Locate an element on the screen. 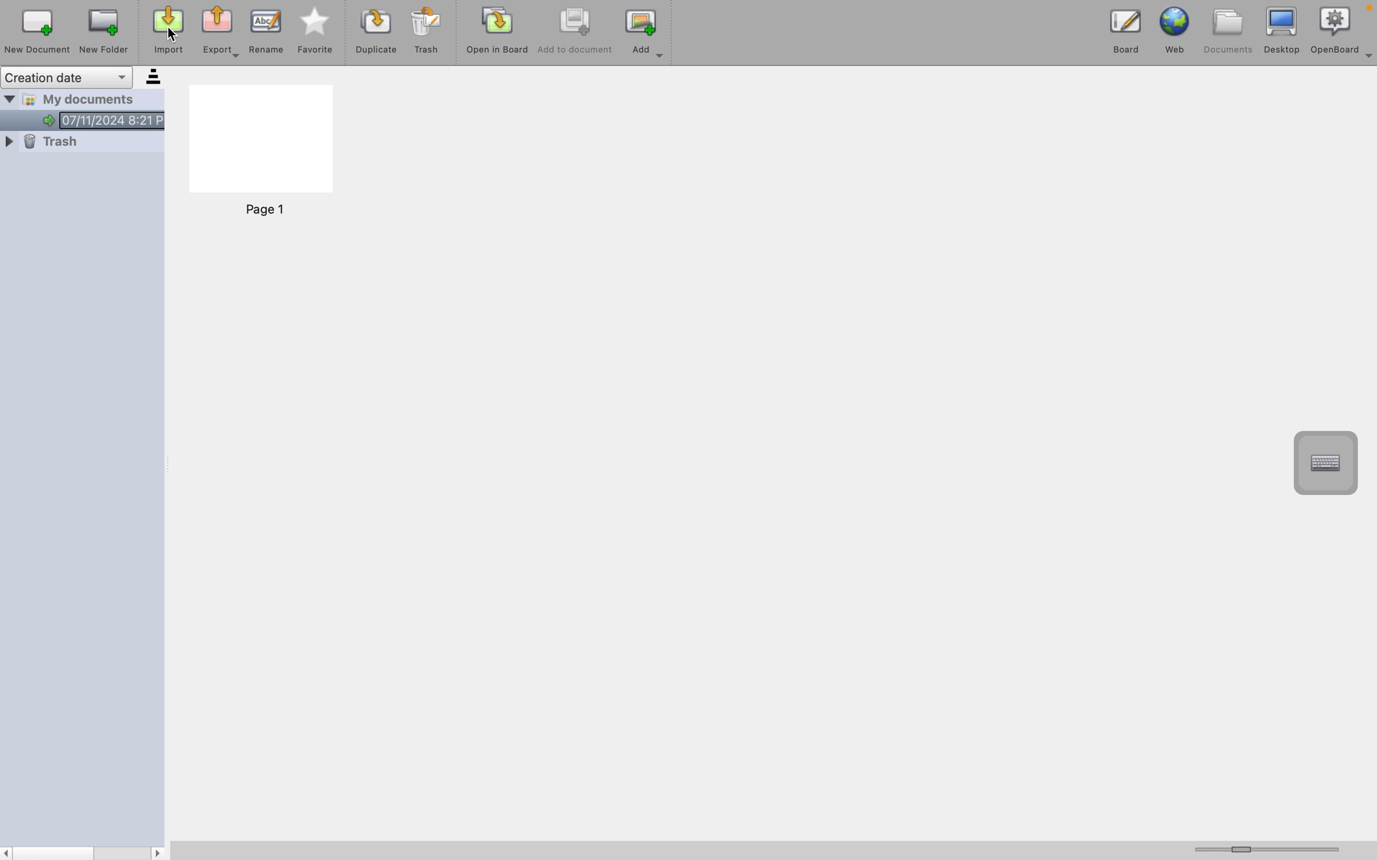 This screenshot has width=1377, height=860. my documents is located at coordinates (86, 111).